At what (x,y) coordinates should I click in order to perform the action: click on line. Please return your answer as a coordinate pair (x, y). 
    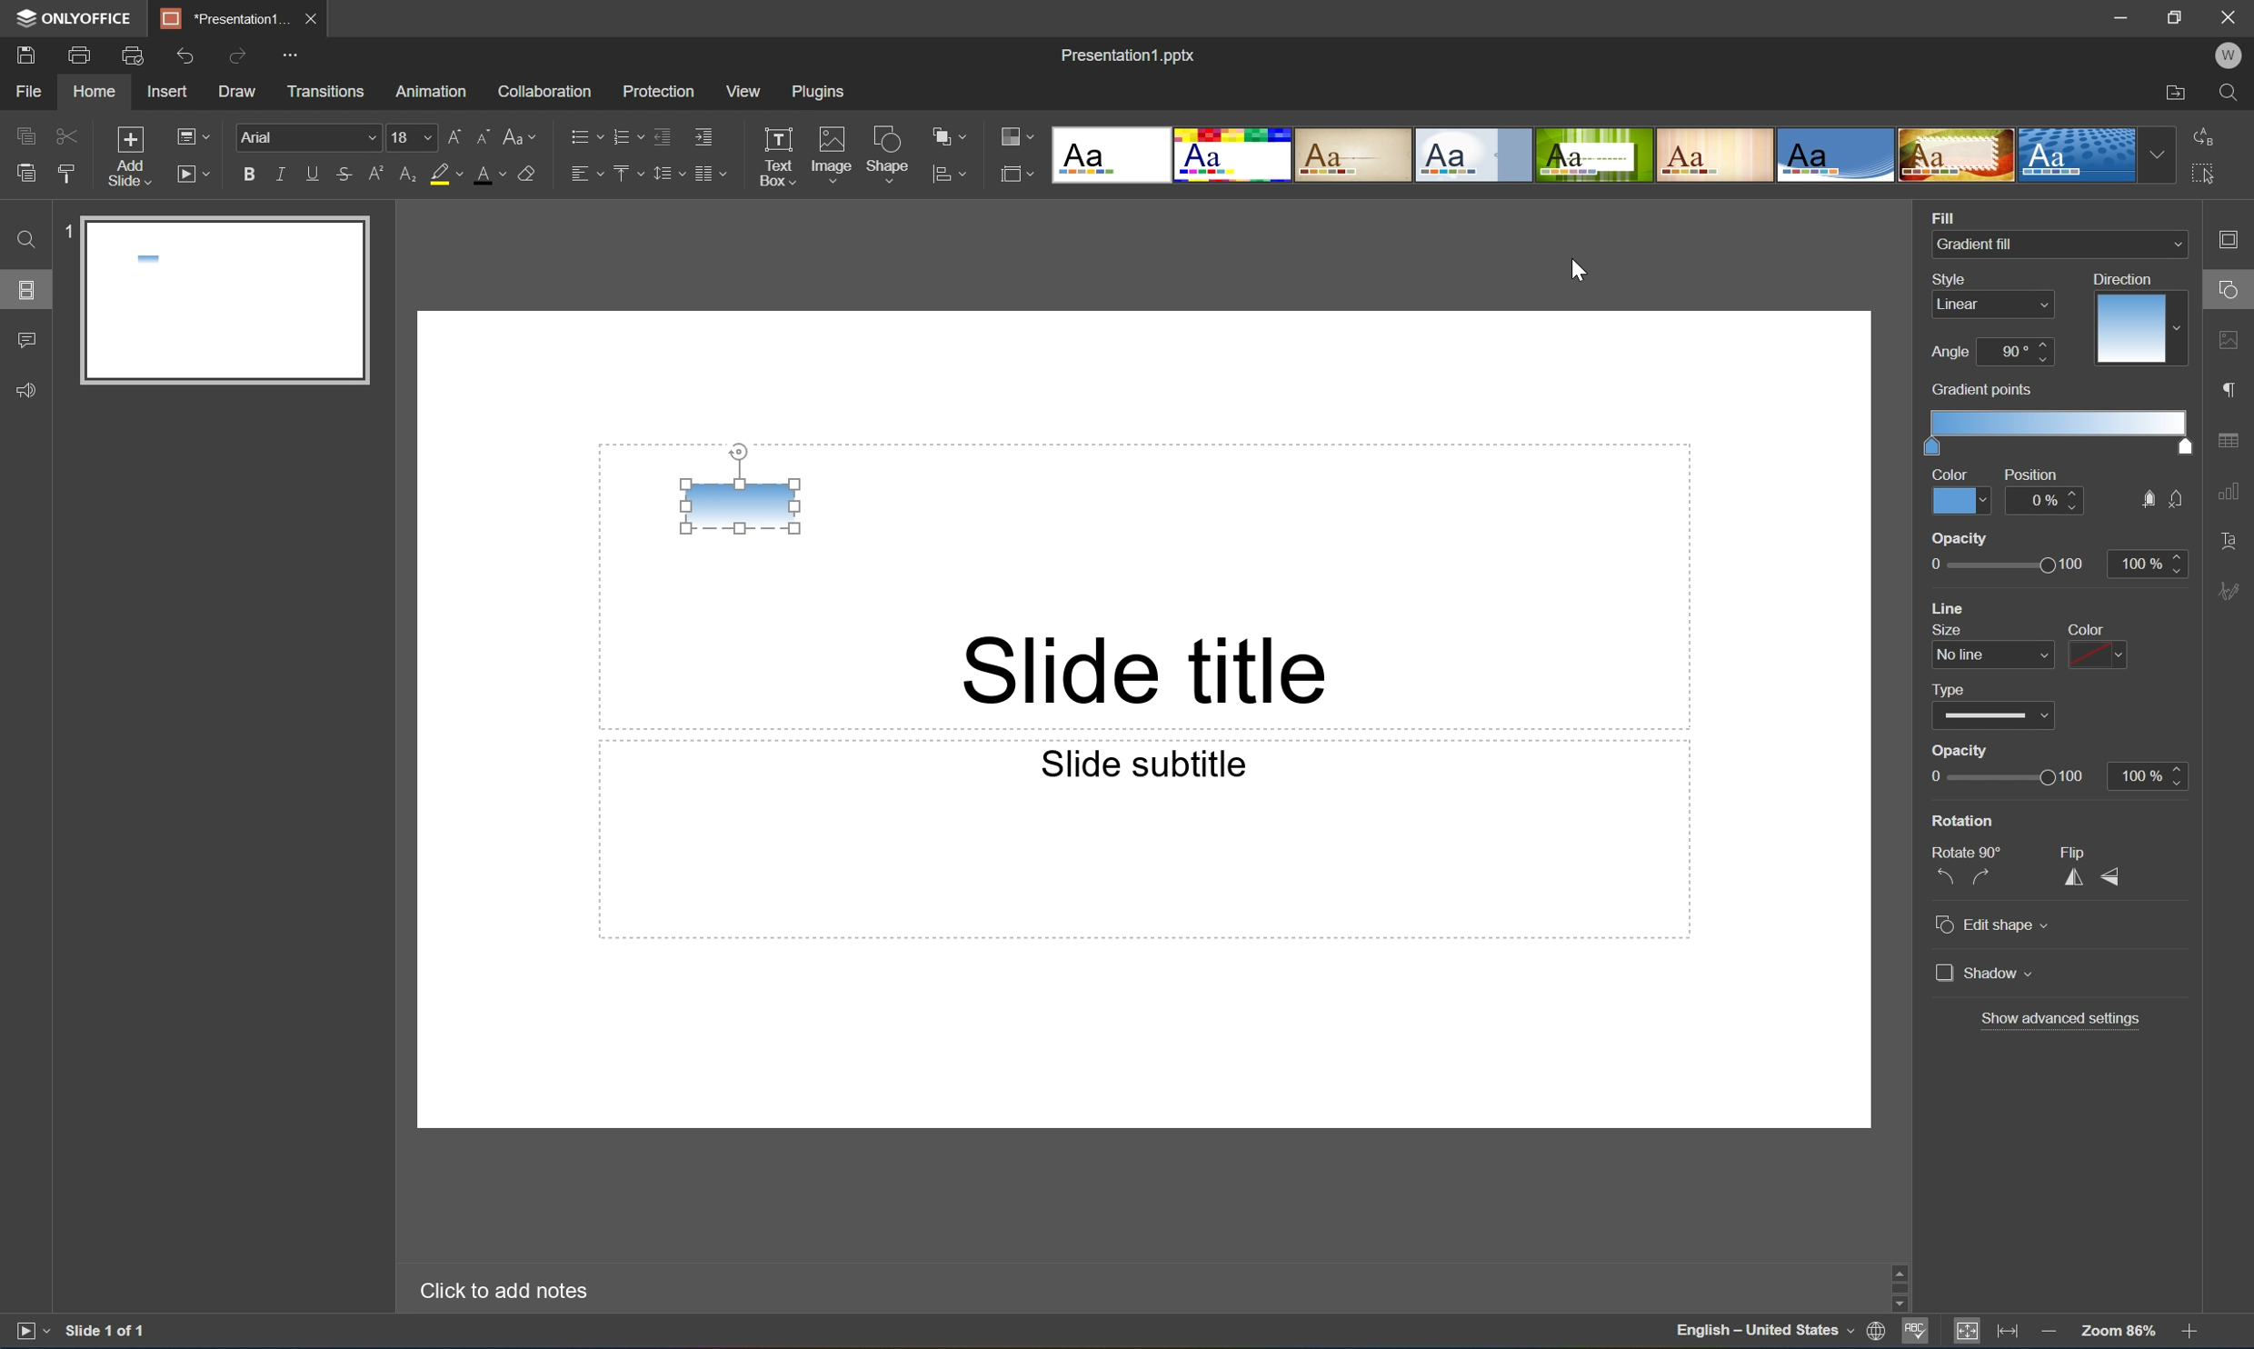
    Looking at the image, I should click on (1953, 607).